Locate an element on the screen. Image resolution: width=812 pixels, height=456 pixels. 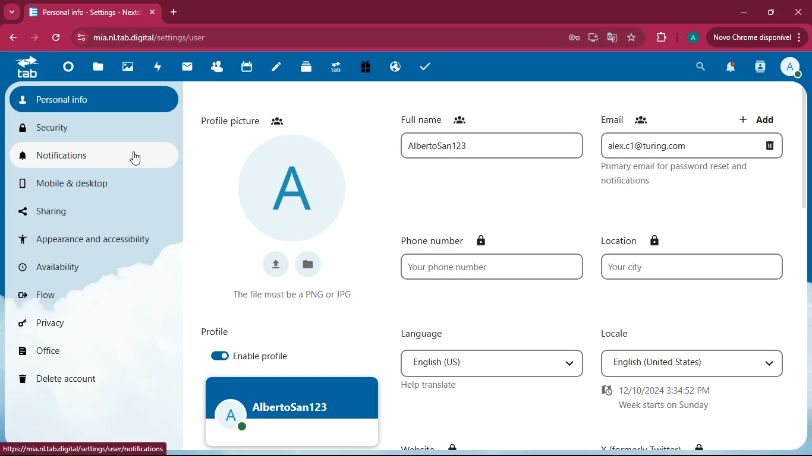
privacy is located at coordinates (75, 326).